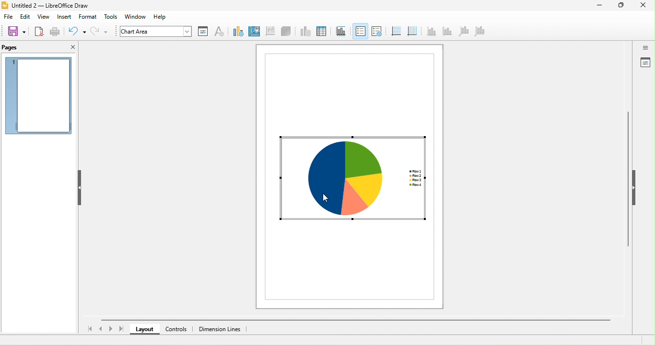  I want to click on character, so click(219, 32).